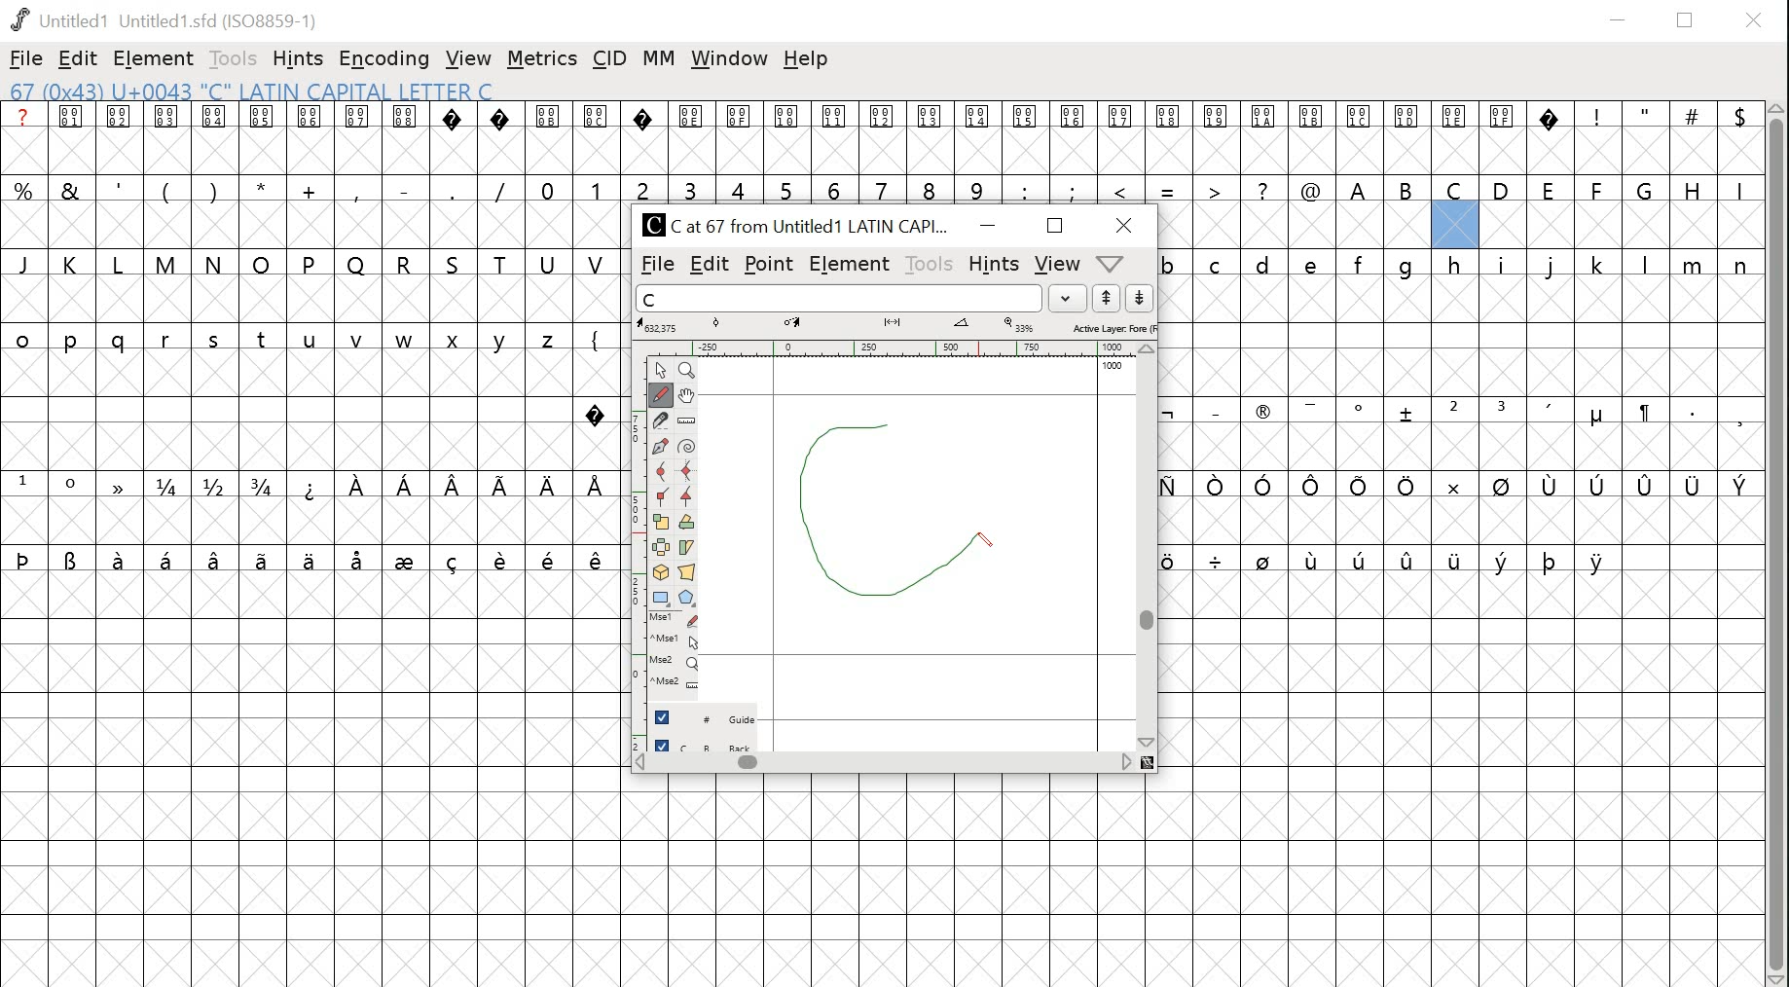 The image size is (1789, 987). Describe the element at coordinates (710, 265) in the screenshot. I see `edit` at that location.